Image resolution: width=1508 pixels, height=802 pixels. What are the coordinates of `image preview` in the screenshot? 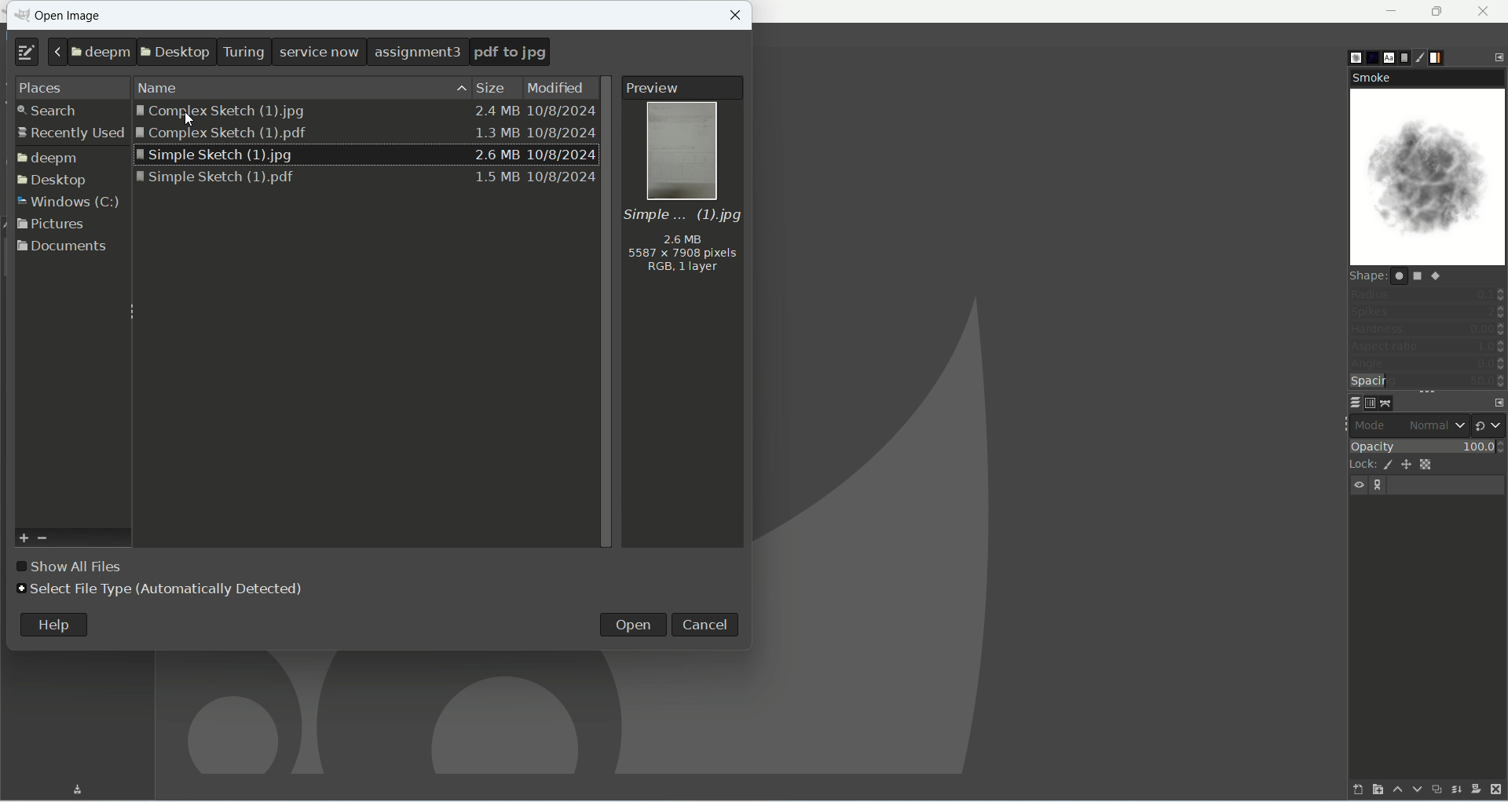 It's located at (680, 152).